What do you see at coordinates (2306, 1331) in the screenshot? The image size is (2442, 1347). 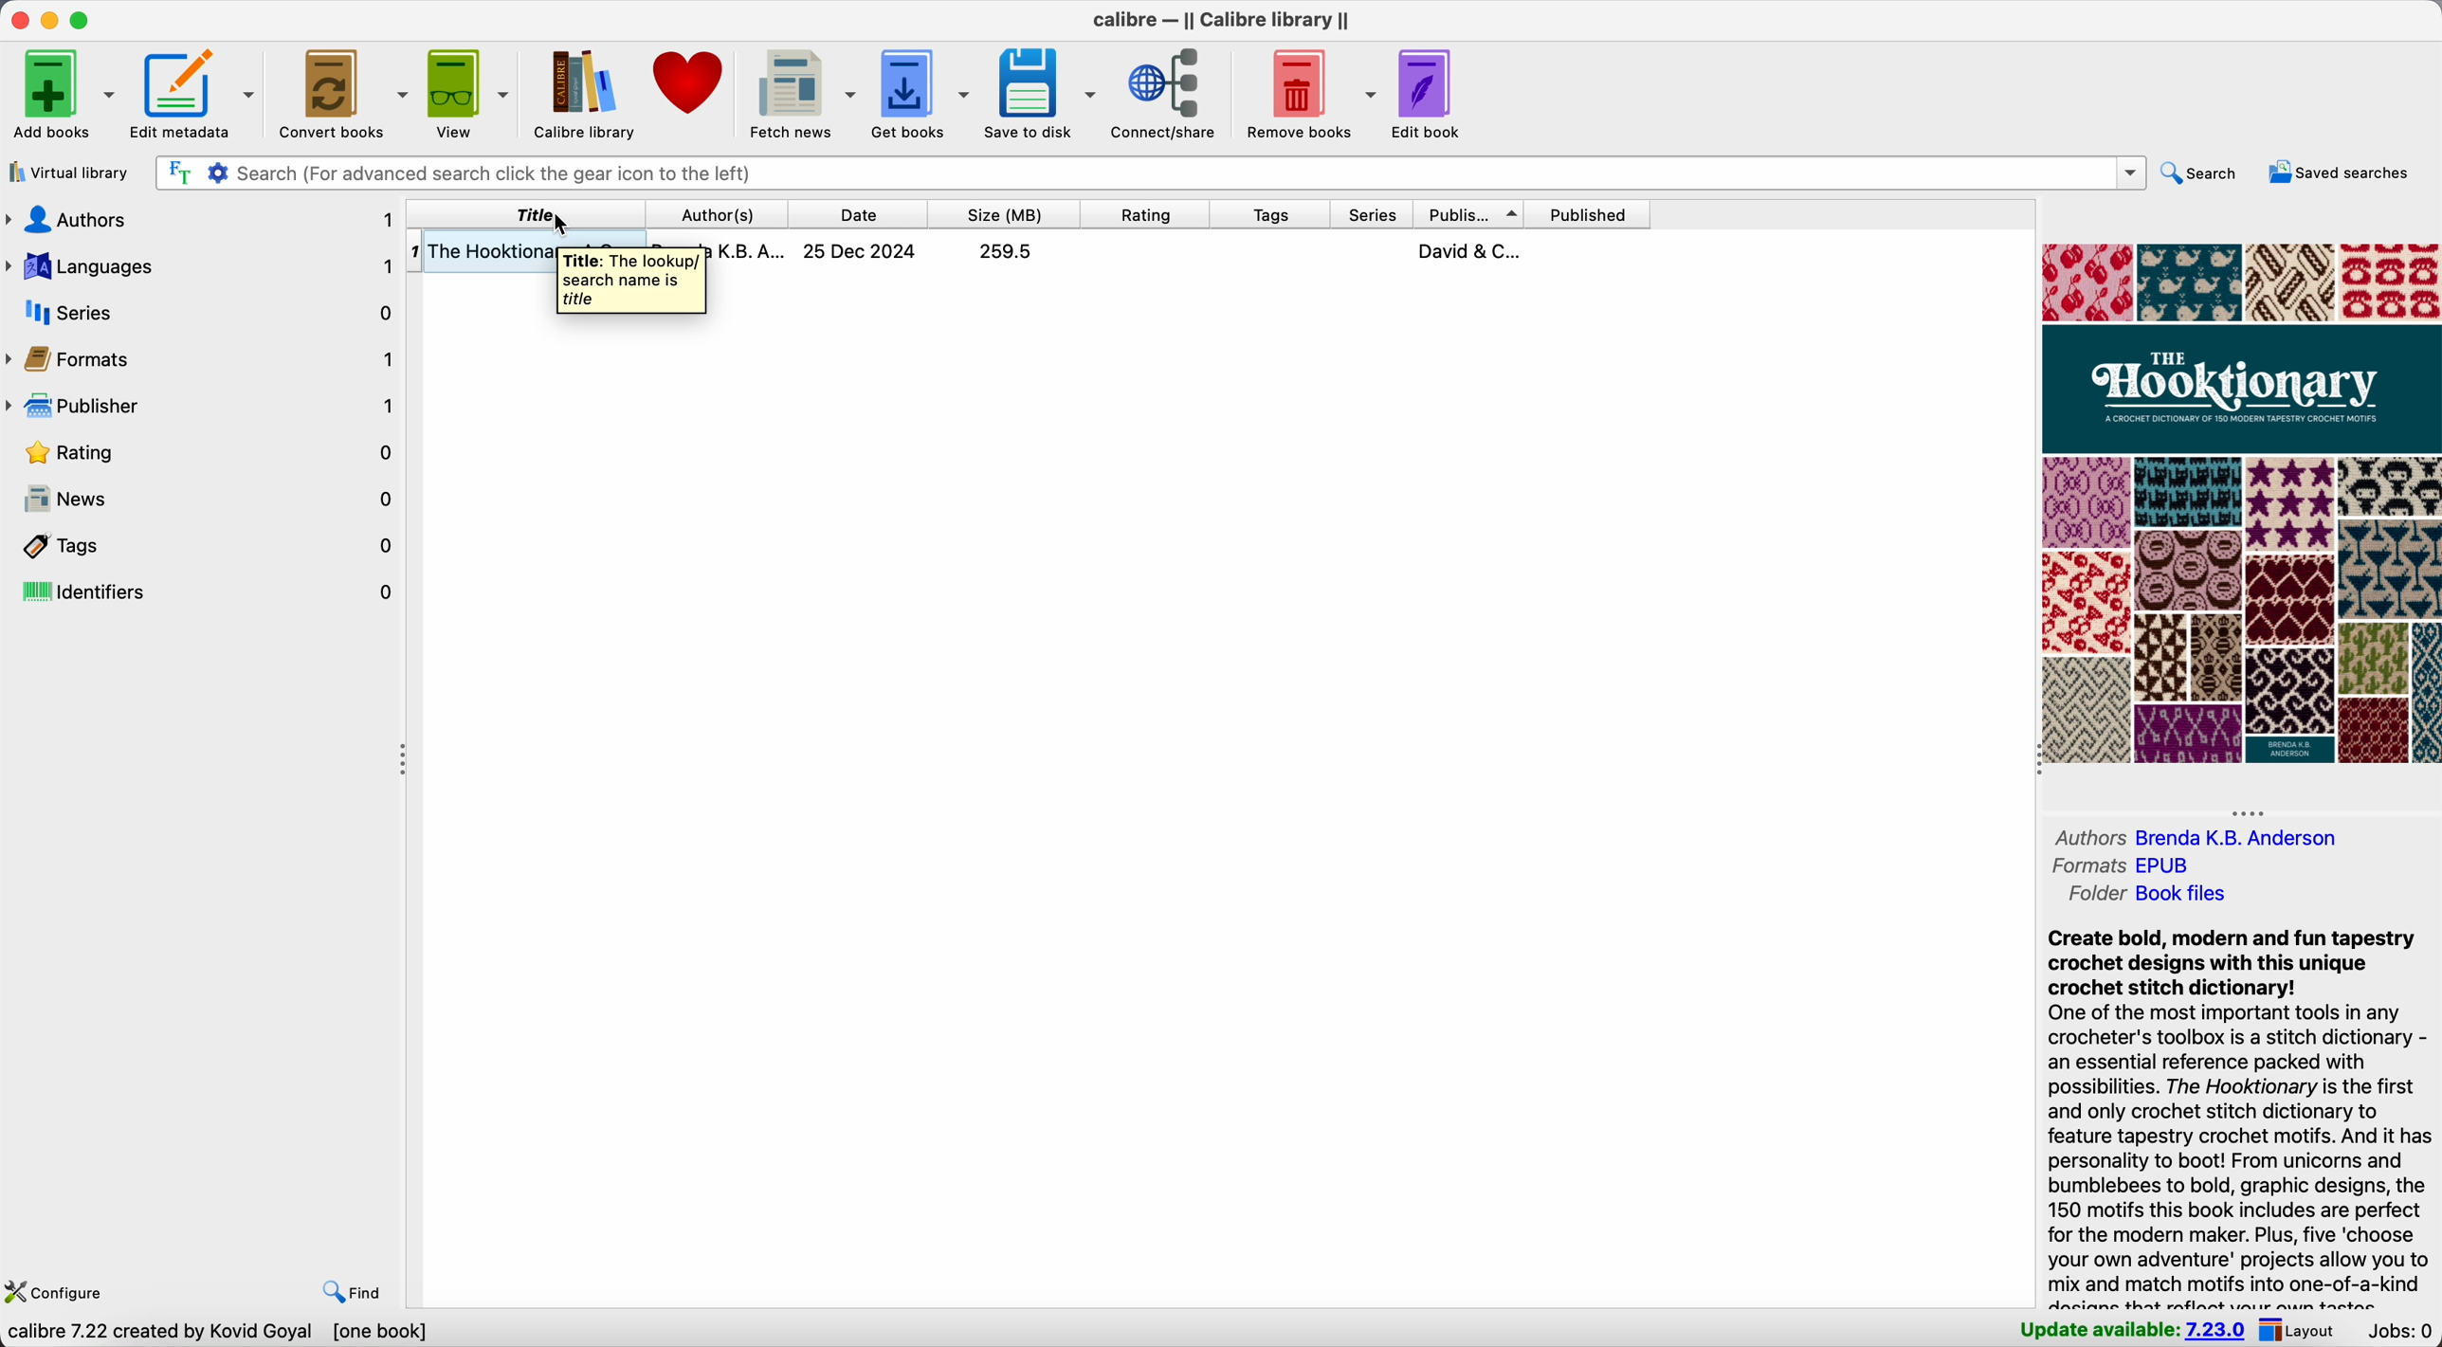 I see `layout` at bounding box center [2306, 1331].